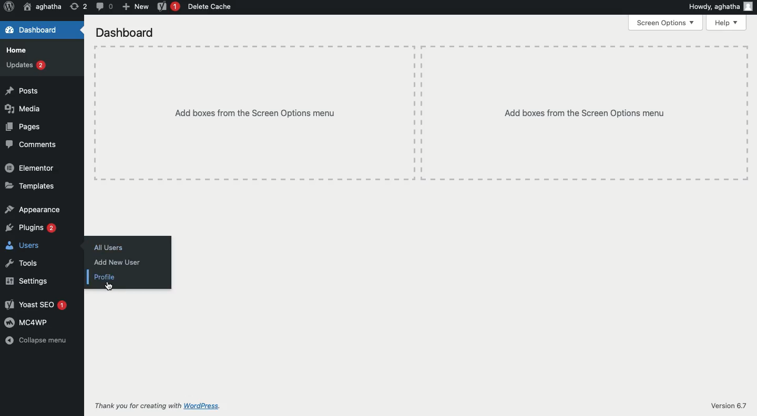 Image resolution: width=757 pixels, height=416 pixels. I want to click on Settings, so click(25, 281).